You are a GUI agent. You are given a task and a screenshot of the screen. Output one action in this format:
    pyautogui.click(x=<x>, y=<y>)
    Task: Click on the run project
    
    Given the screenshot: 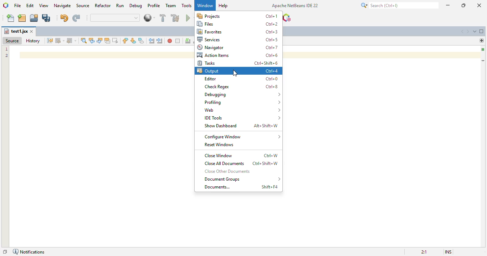 What is the action you would take?
    pyautogui.click(x=189, y=17)
    